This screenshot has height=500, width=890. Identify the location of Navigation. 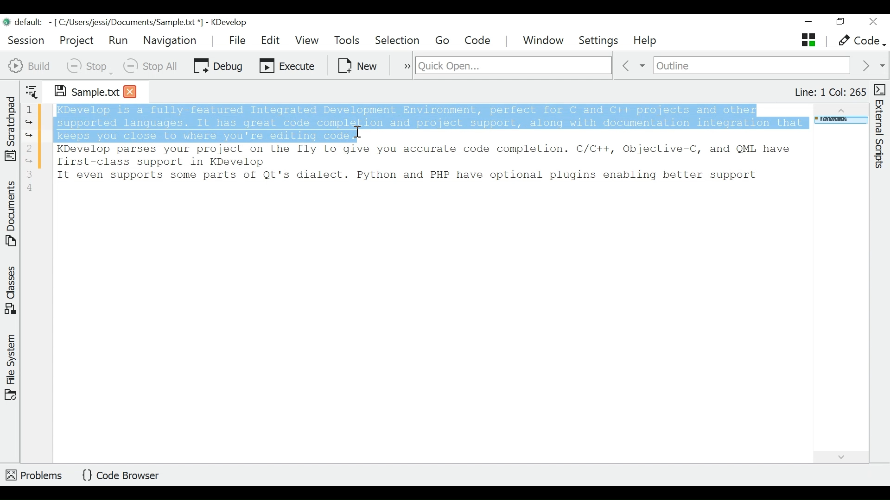
(172, 40).